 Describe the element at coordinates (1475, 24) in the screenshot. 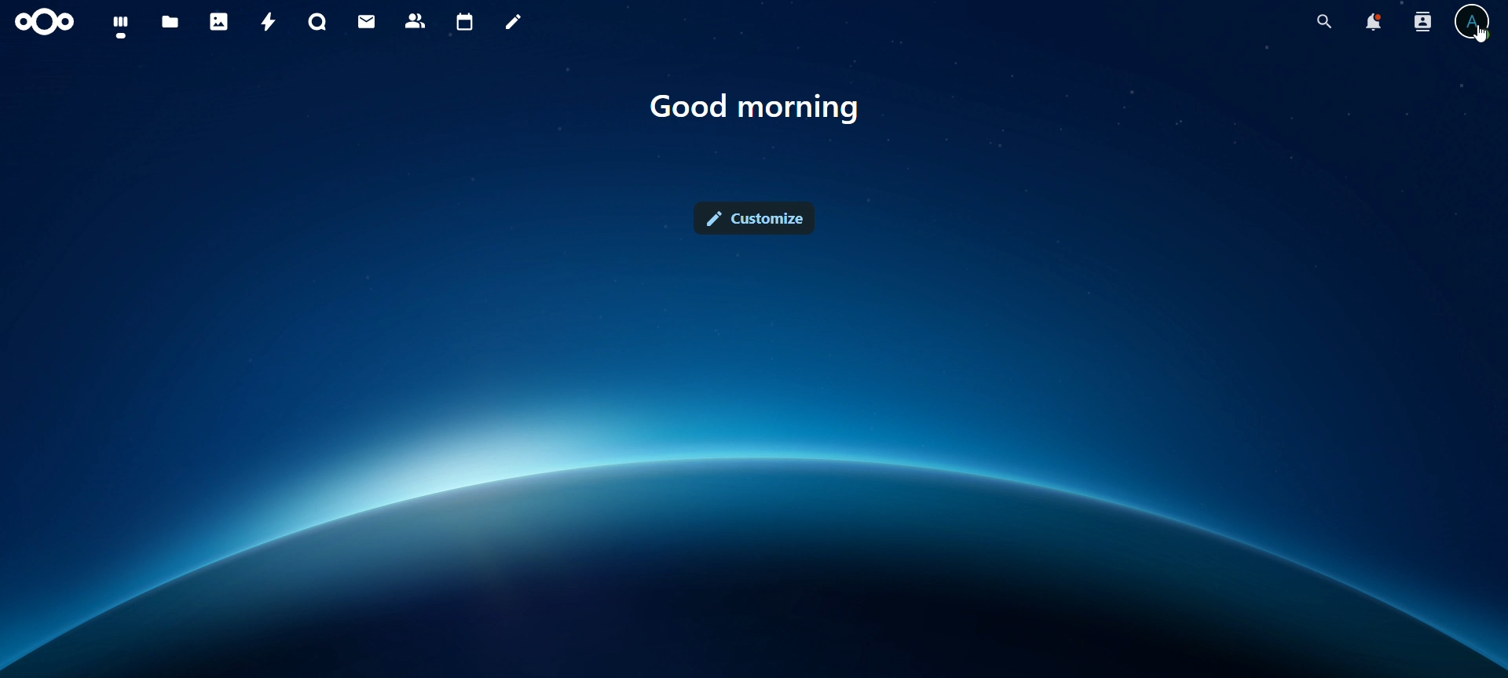

I see `view profile` at that location.